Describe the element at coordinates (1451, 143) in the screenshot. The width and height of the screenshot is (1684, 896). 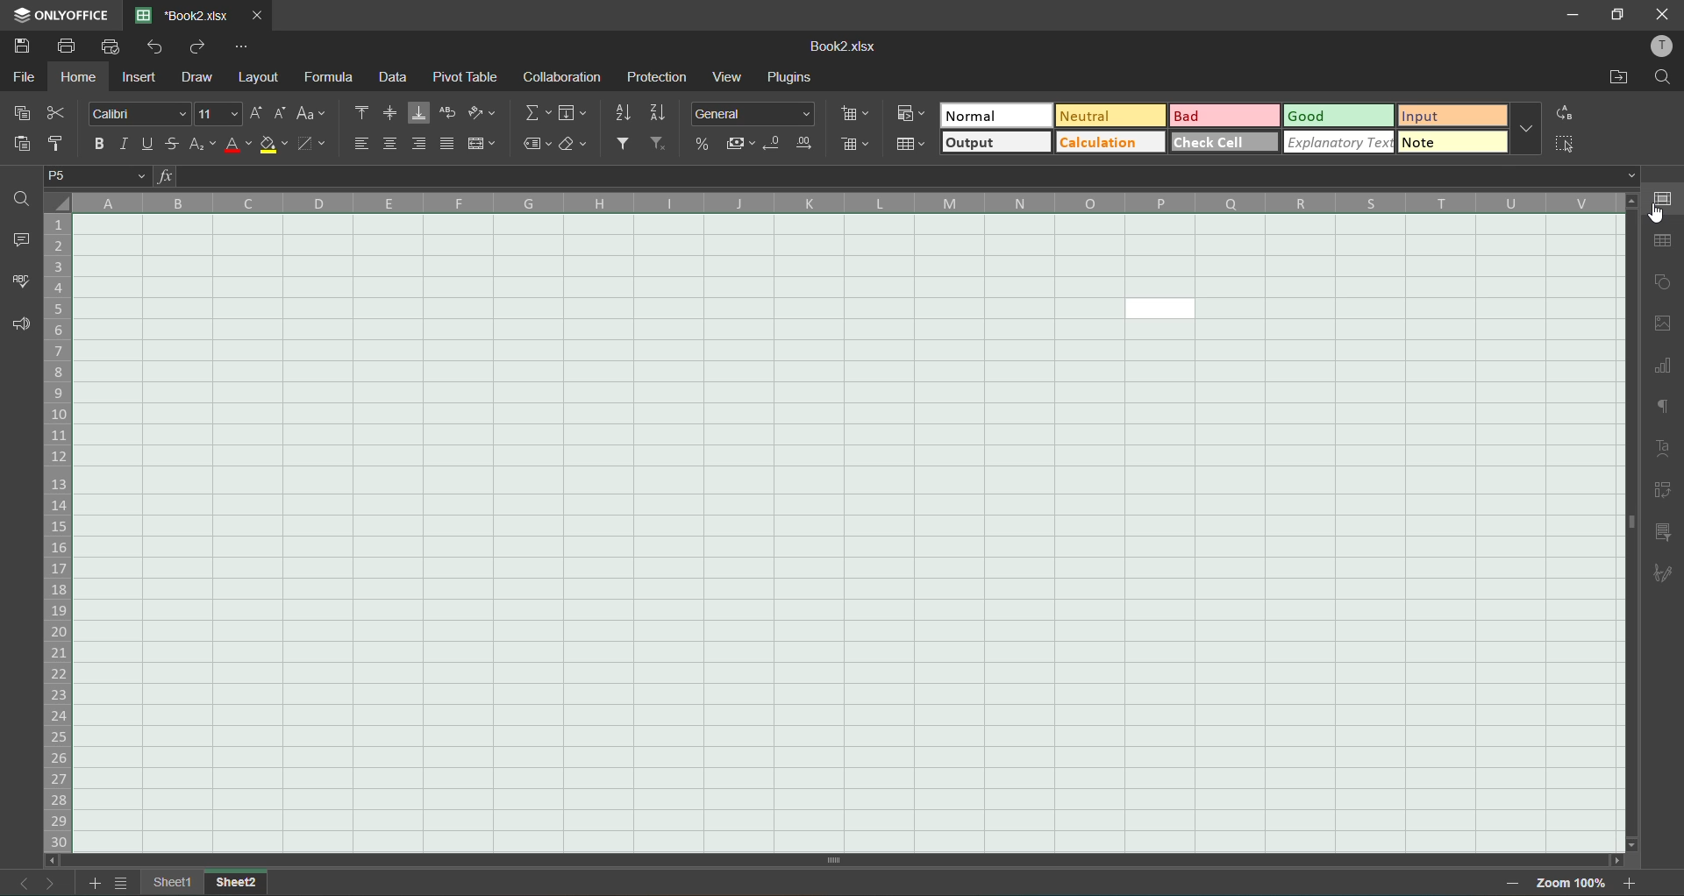
I see `note` at that location.